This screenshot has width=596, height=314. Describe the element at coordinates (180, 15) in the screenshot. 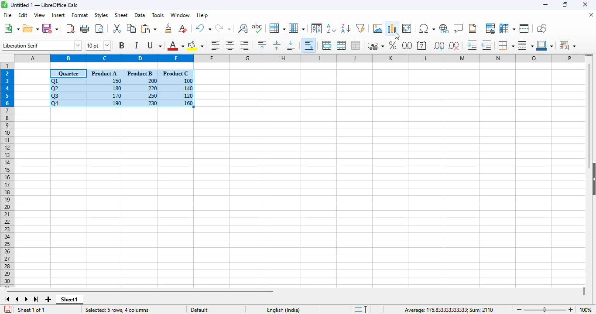

I see `window` at that location.